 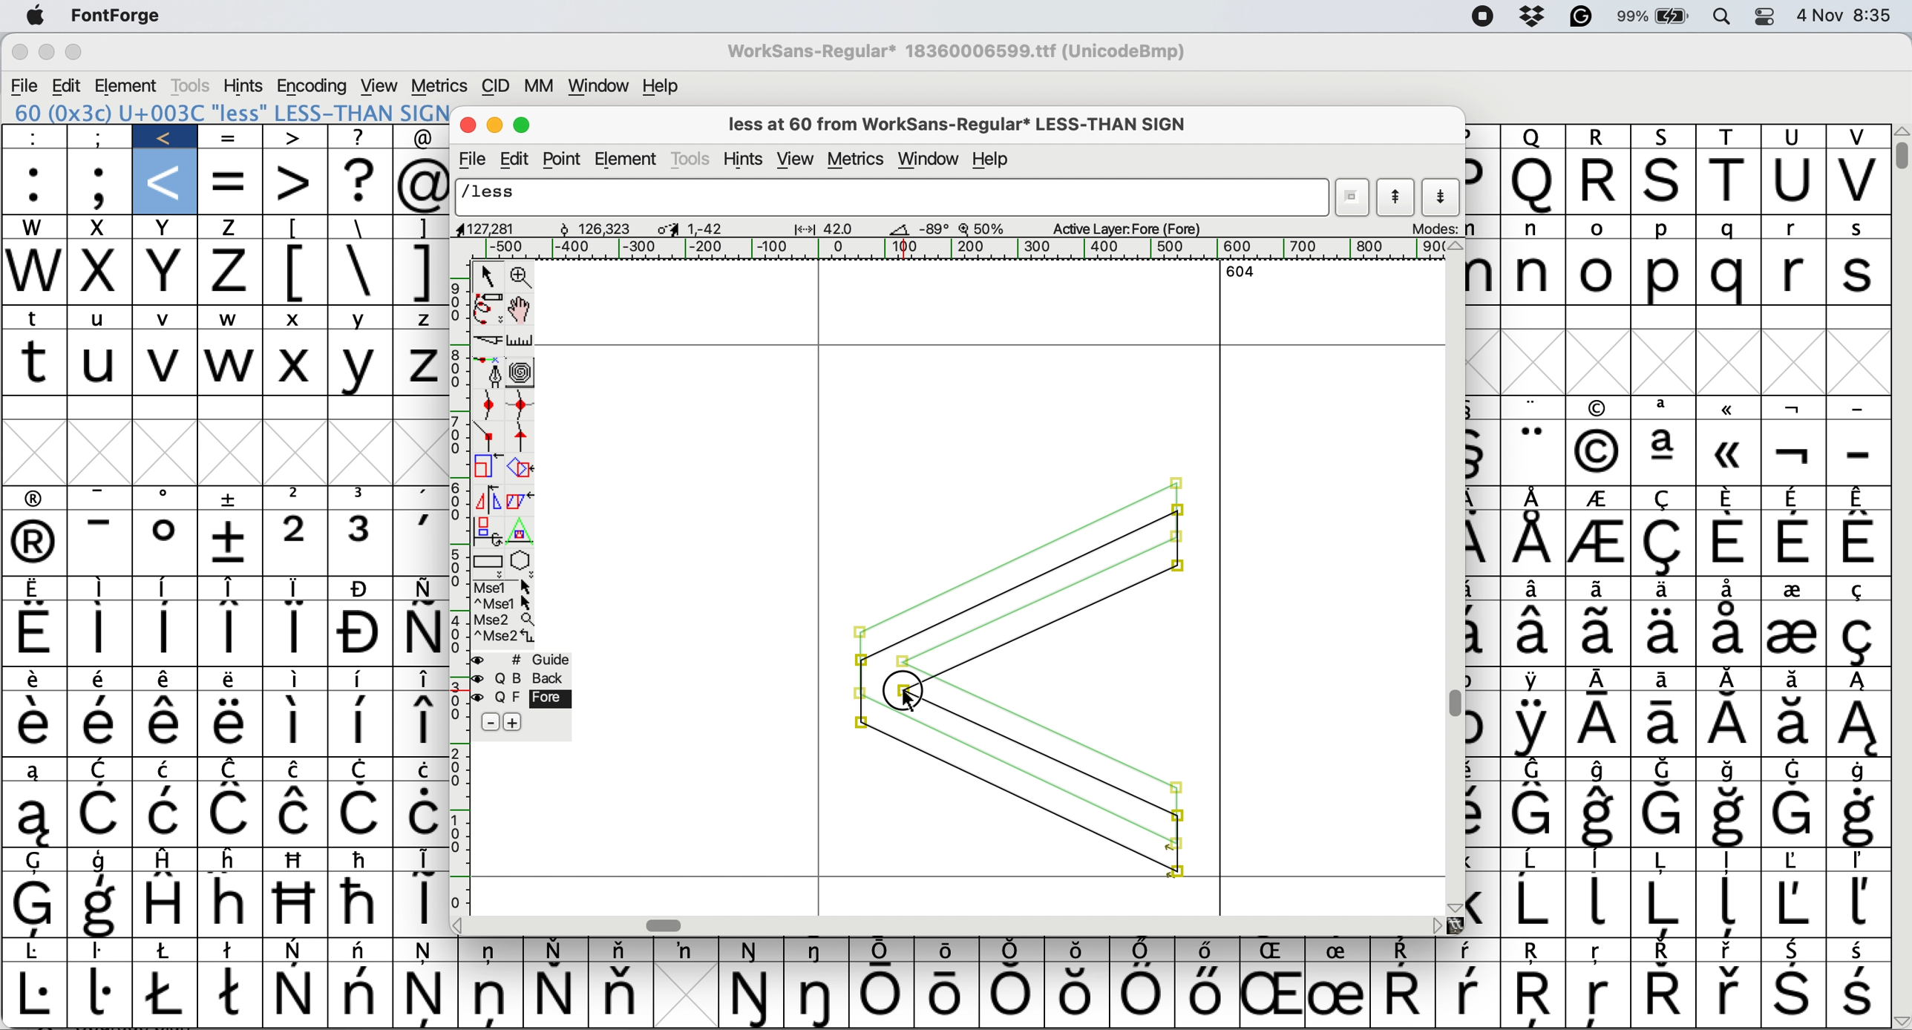 What do you see at coordinates (364, 588) in the screenshot?
I see `Symbol` at bounding box center [364, 588].